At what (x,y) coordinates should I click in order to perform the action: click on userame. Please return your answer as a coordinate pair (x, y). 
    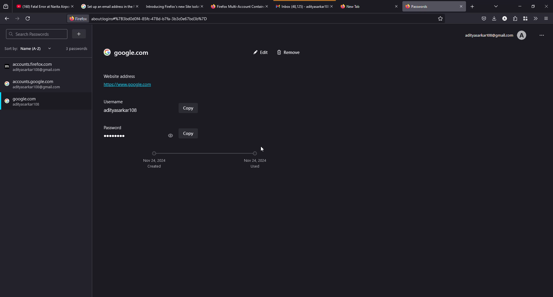
    Looking at the image, I should click on (114, 102).